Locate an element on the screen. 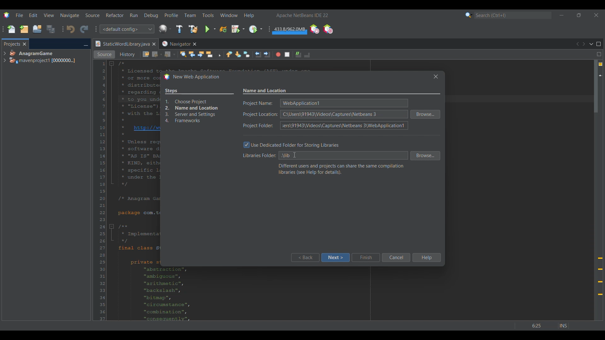  Software logo is located at coordinates (6, 15).